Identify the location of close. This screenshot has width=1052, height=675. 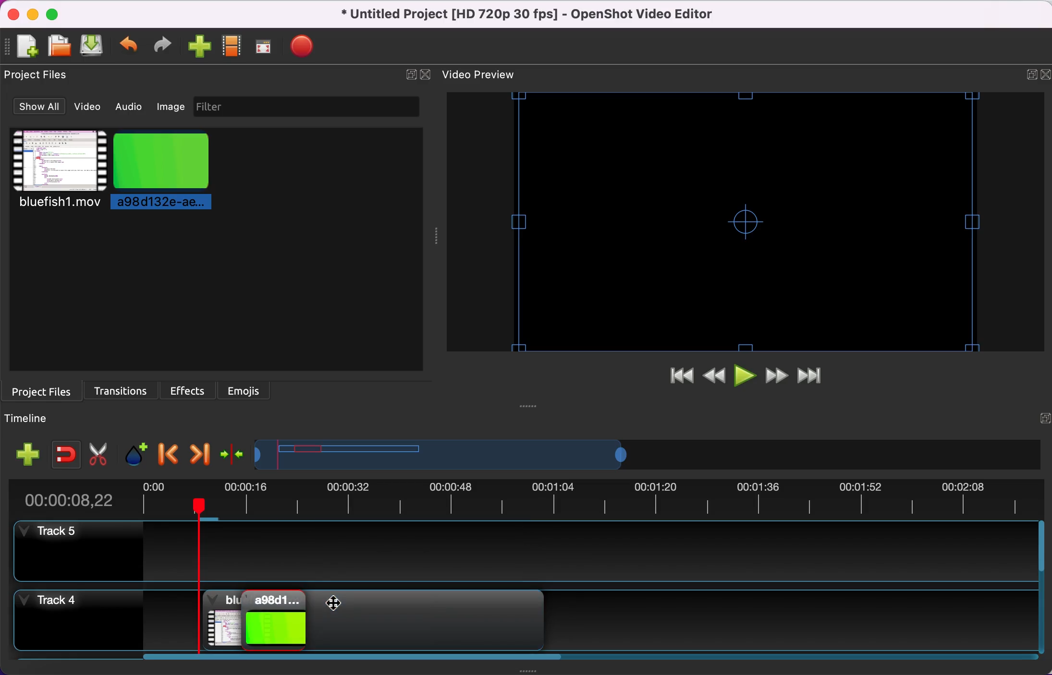
(1045, 75).